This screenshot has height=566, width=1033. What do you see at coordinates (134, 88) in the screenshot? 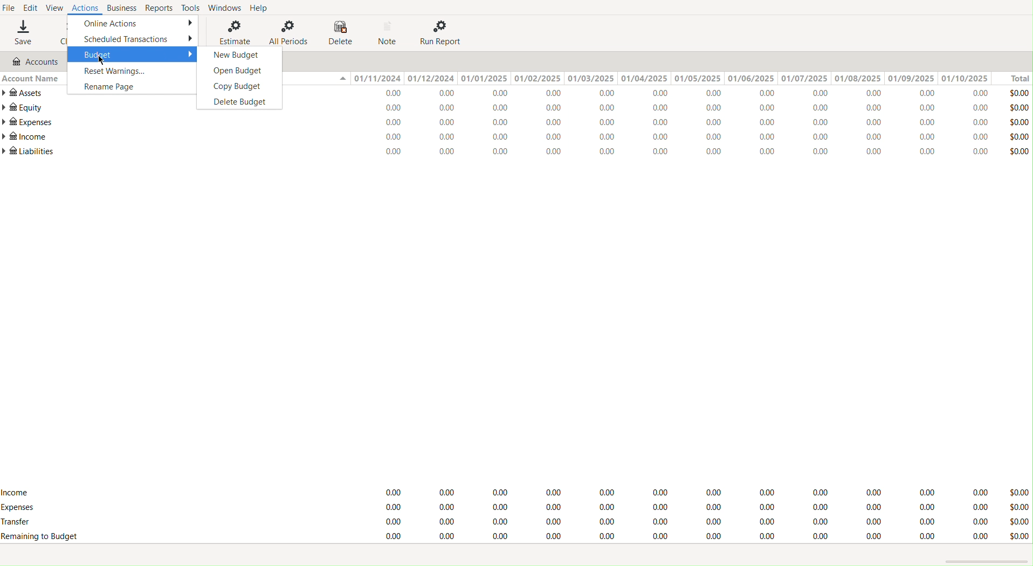
I see `Rename Page` at bounding box center [134, 88].